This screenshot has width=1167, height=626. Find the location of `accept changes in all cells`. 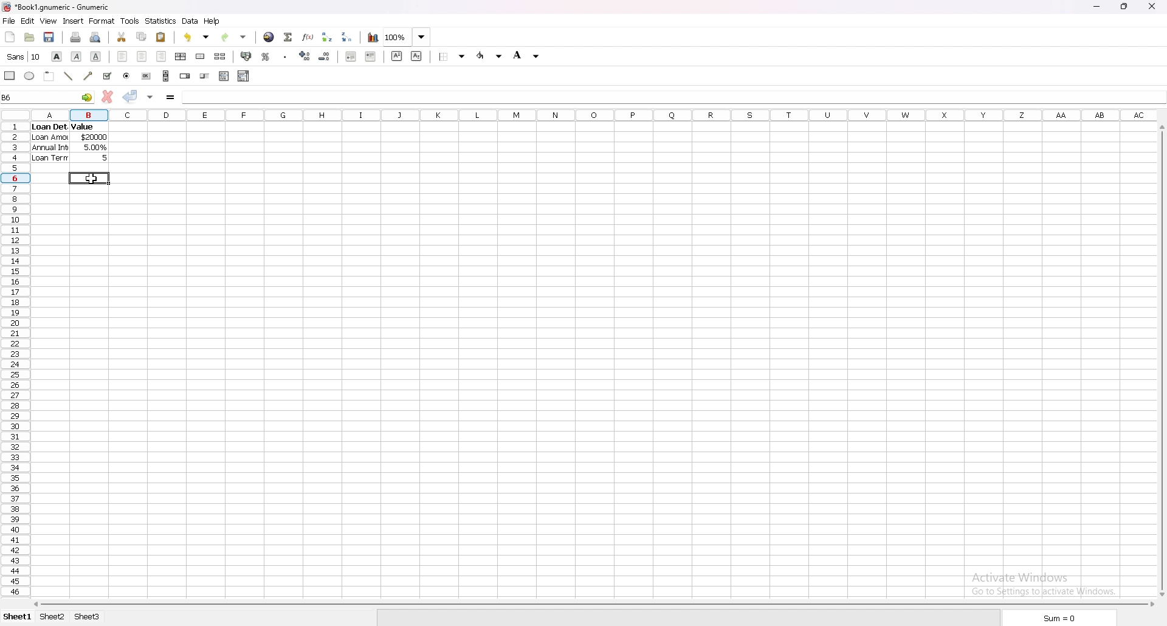

accept changes in all cells is located at coordinates (151, 98).